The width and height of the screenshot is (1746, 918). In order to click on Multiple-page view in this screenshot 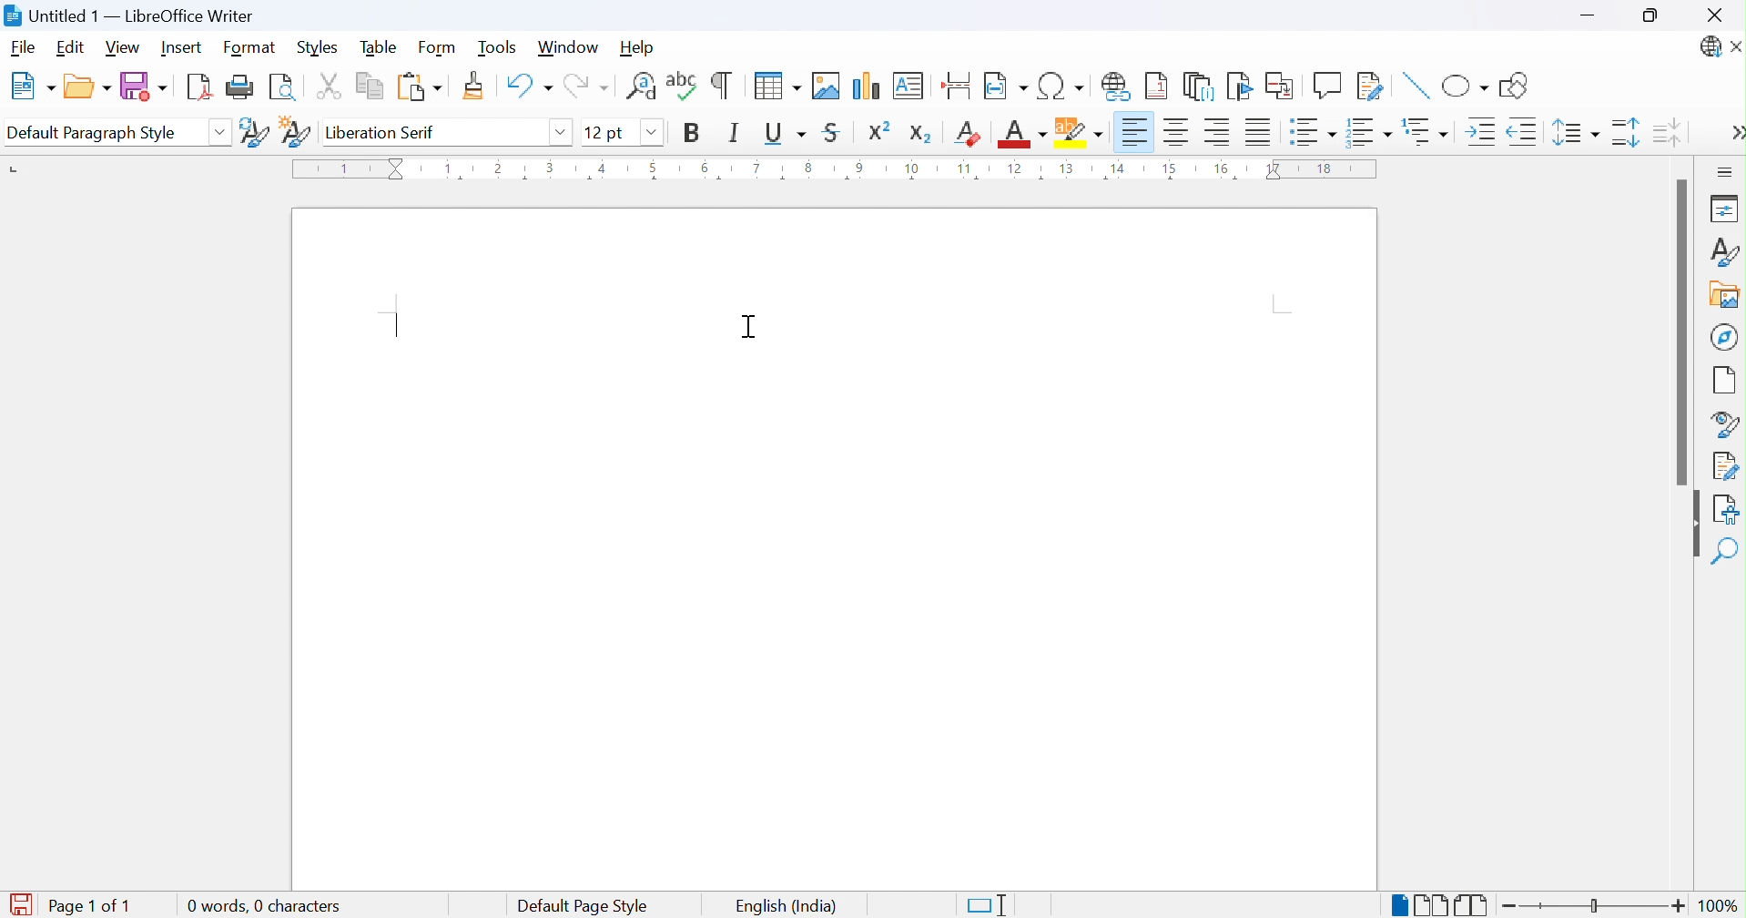, I will do `click(1433, 904)`.